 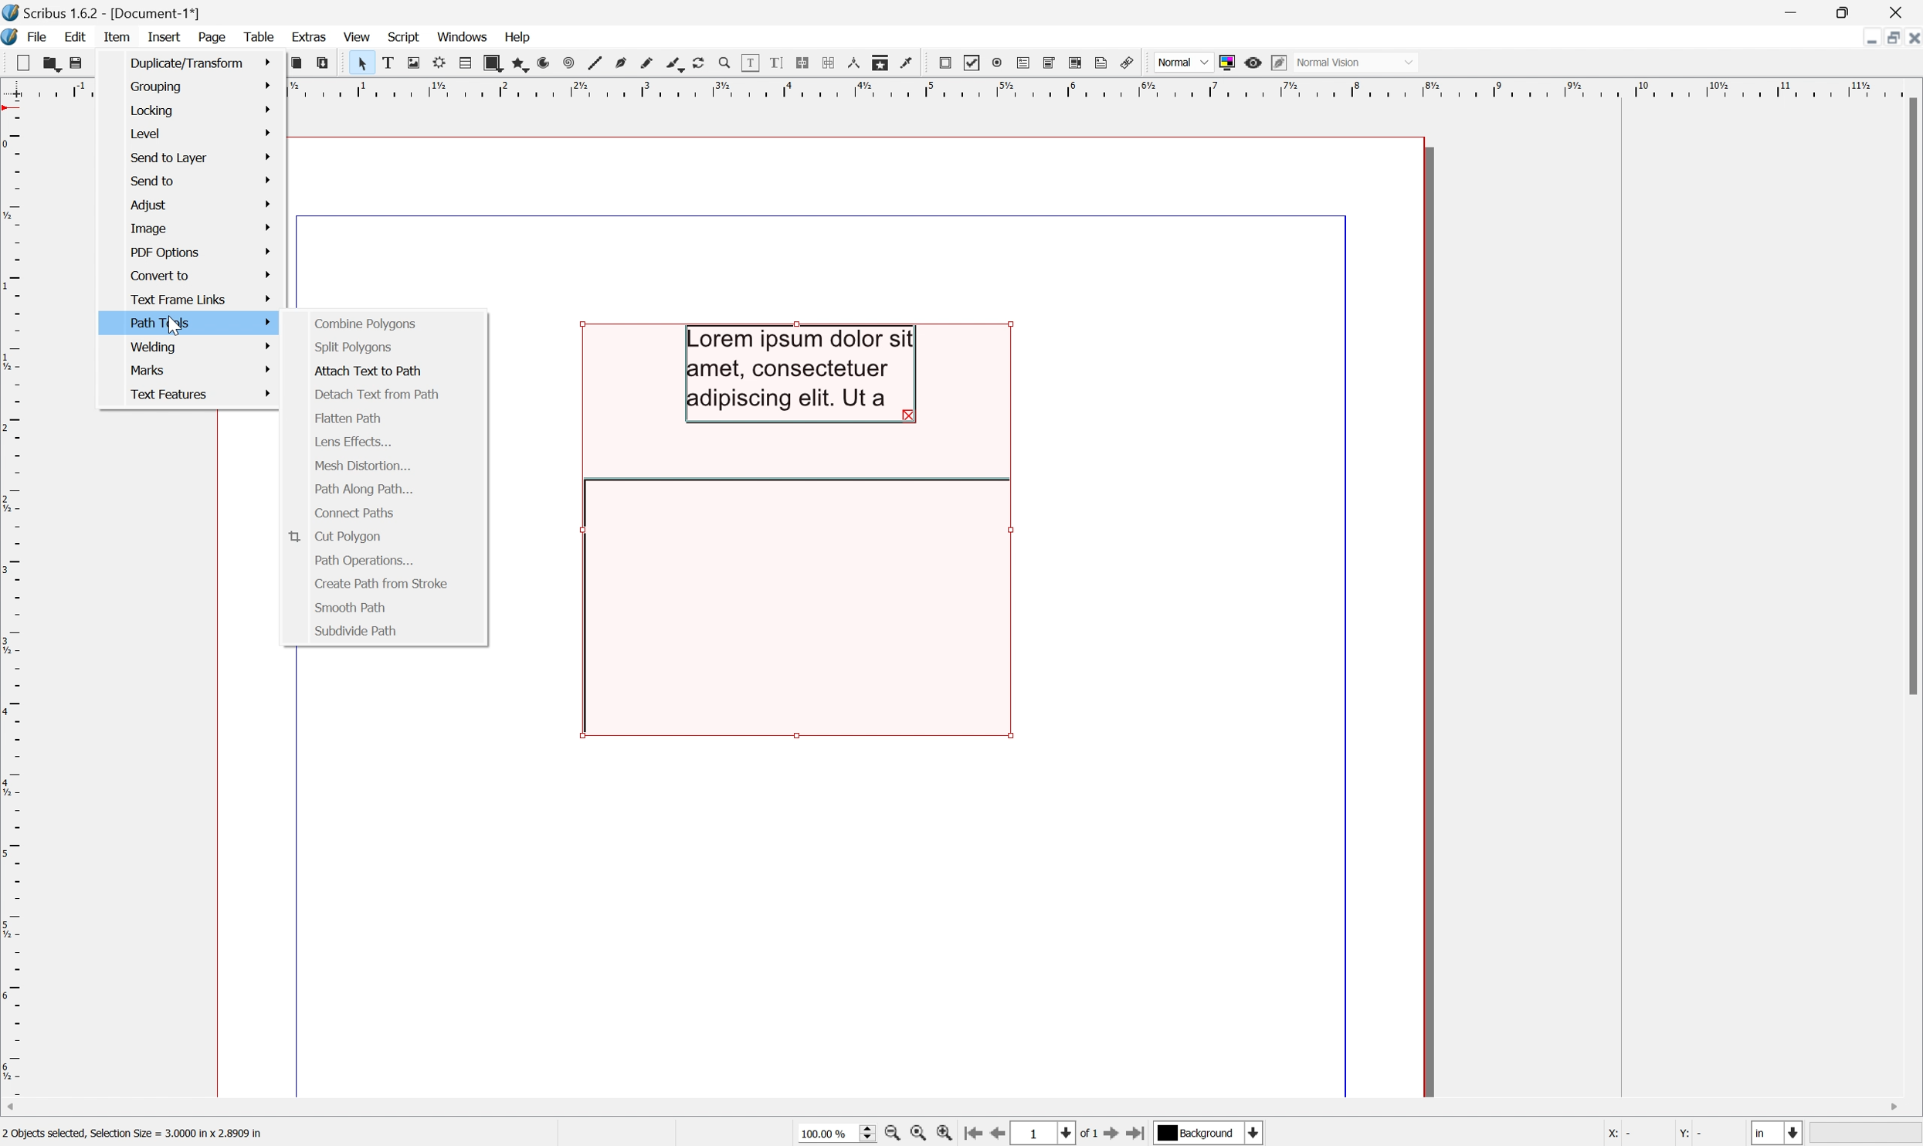 What do you see at coordinates (365, 561) in the screenshot?
I see `Path operations` at bounding box center [365, 561].